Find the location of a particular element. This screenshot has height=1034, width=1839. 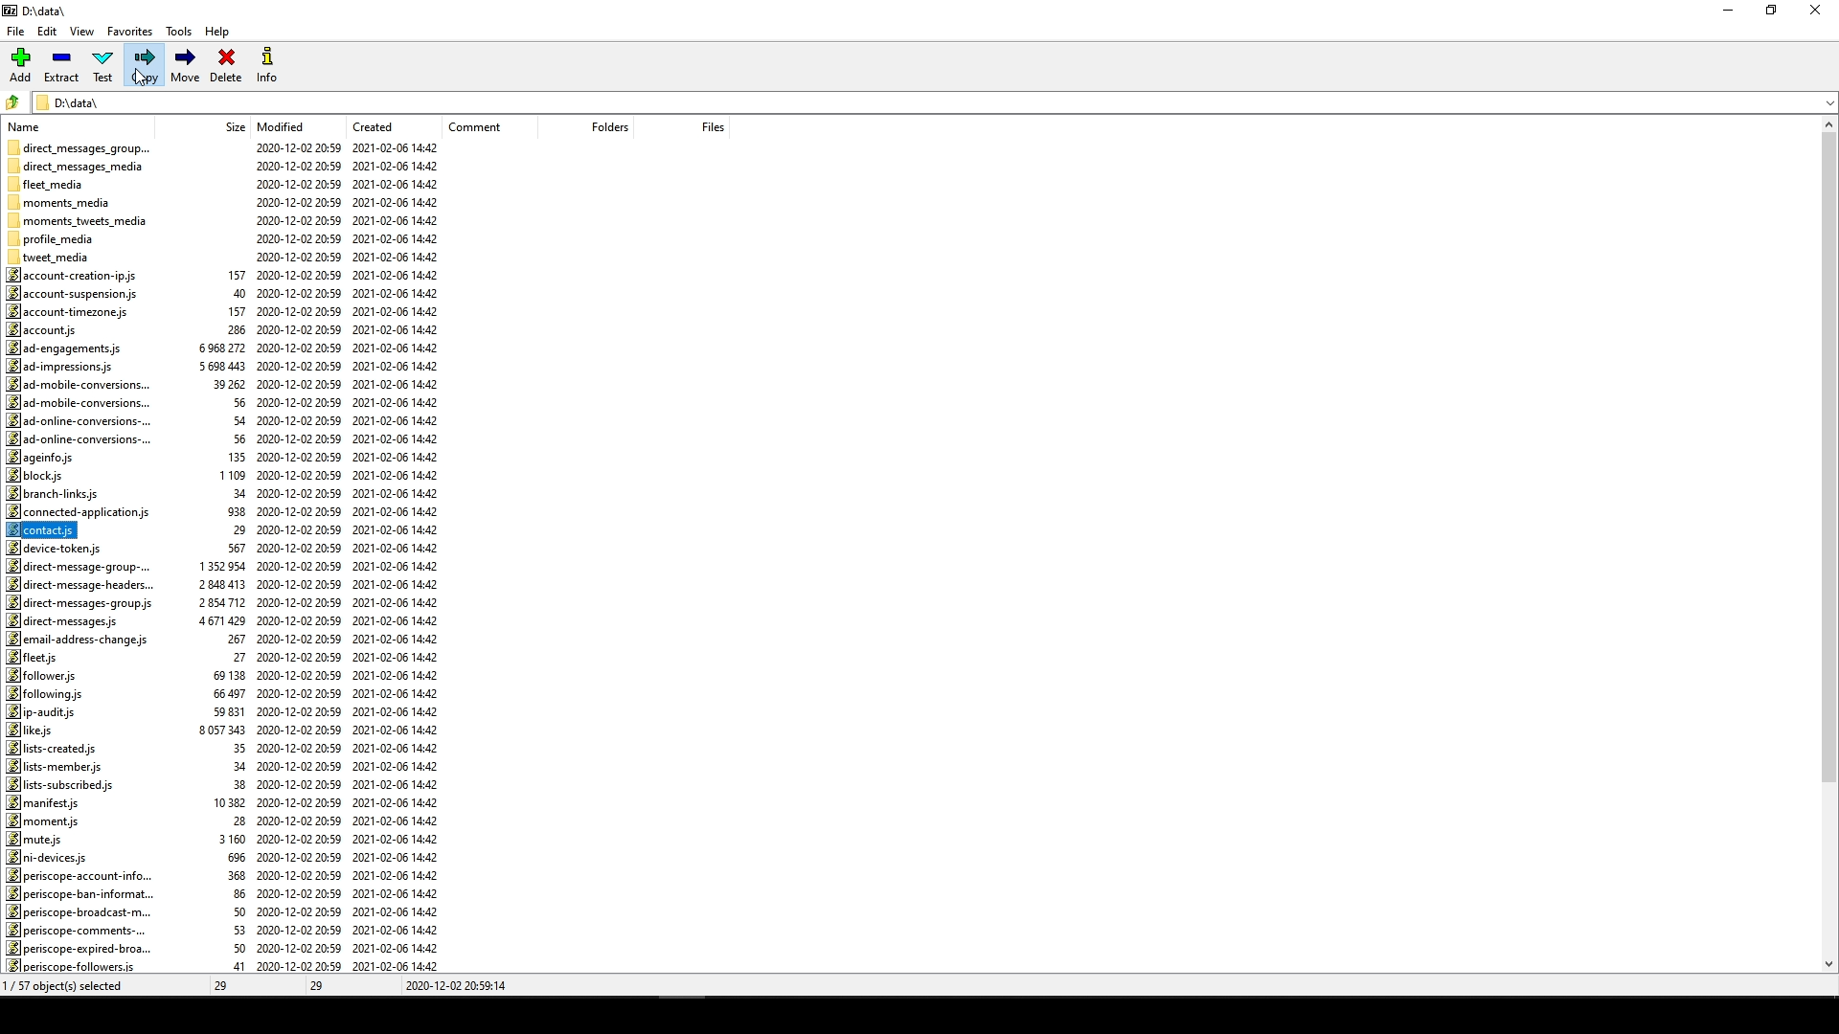

Modified date and time is located at coordinates (298, 557).